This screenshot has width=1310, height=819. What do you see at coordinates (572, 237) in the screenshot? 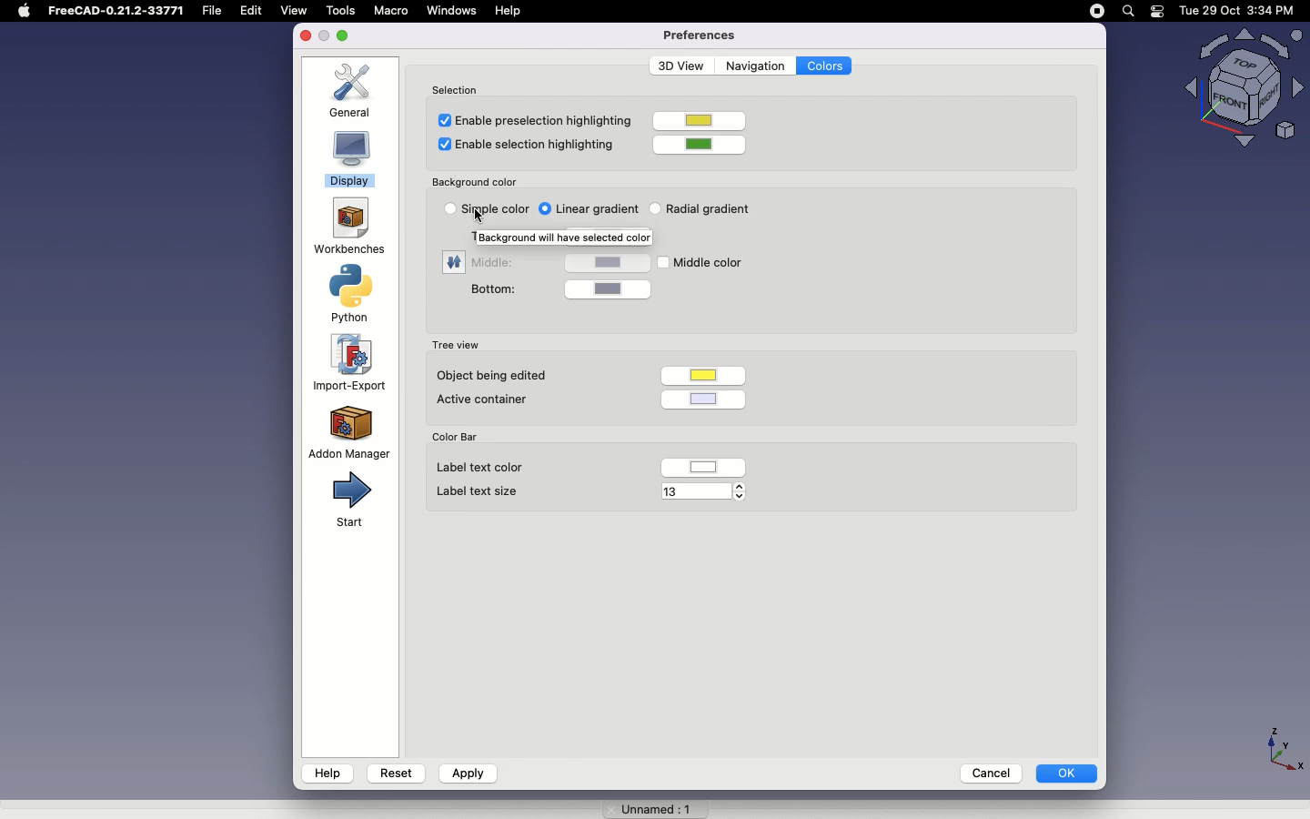
I see `Background will have selected color` at bounding box center [572, 237].